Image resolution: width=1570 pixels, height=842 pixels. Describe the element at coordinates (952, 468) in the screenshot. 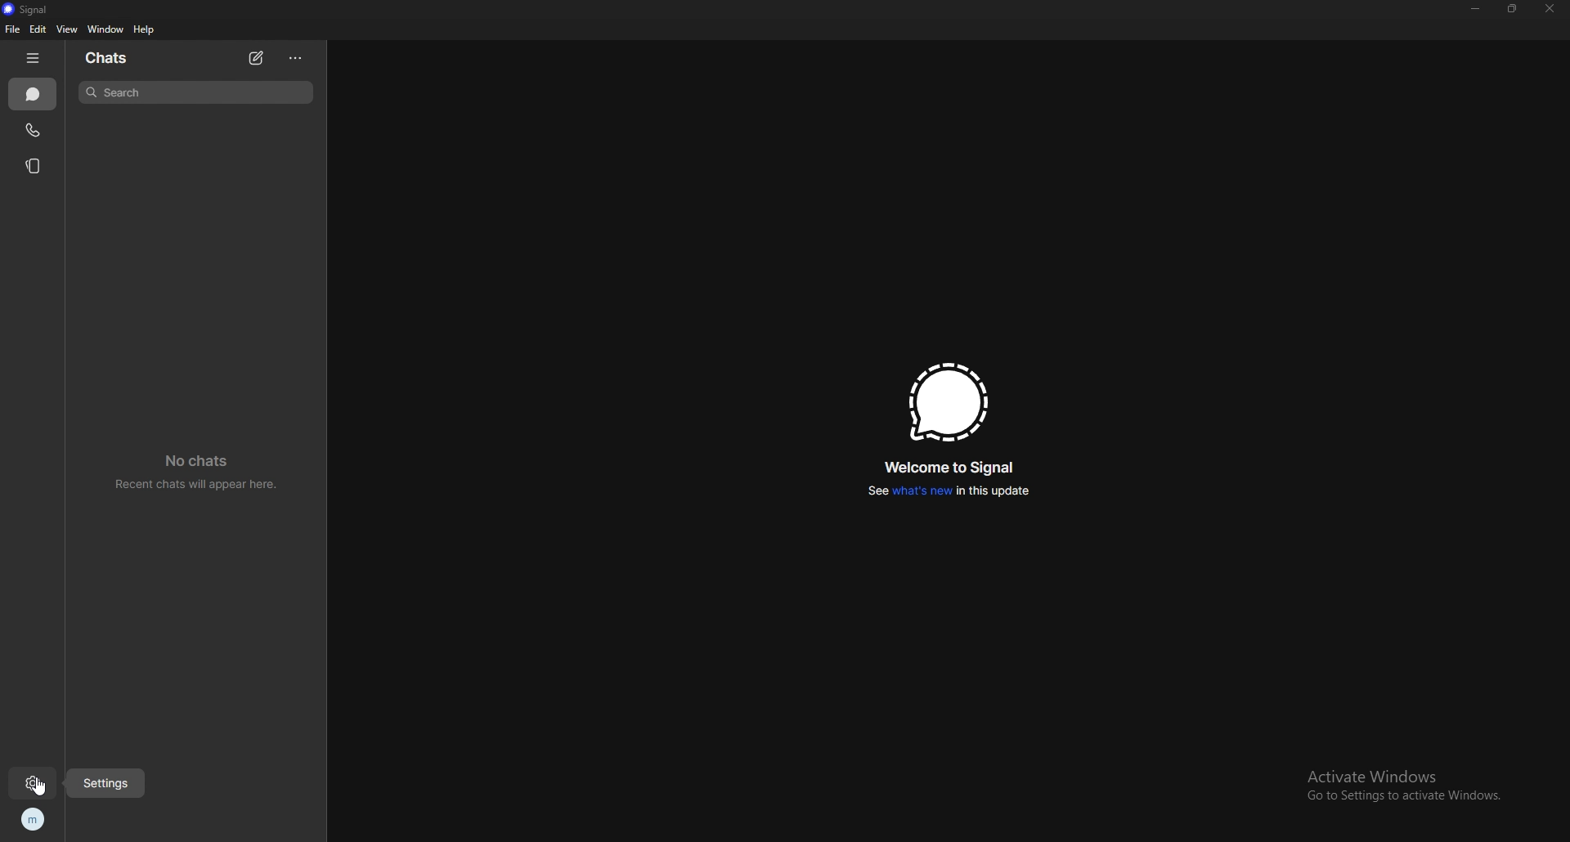

I see `welcome to signal` at that location.